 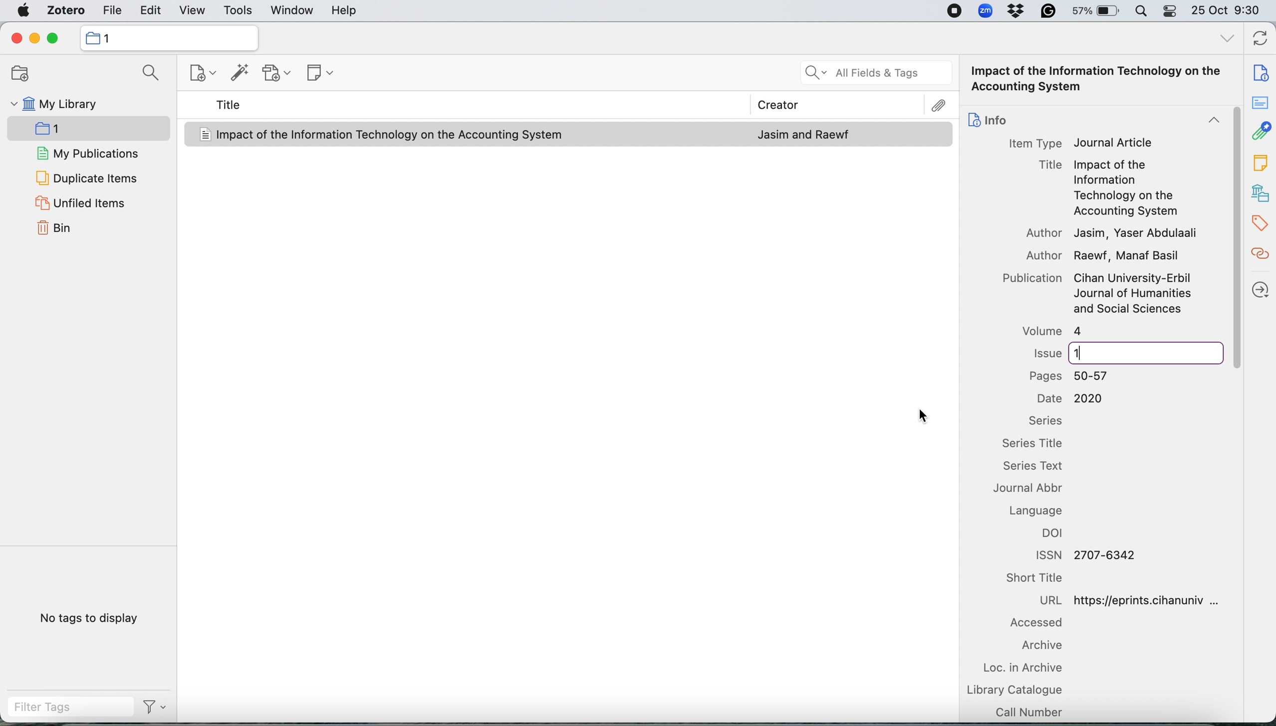 I want to click on tags, so click(x=1259, y=223).